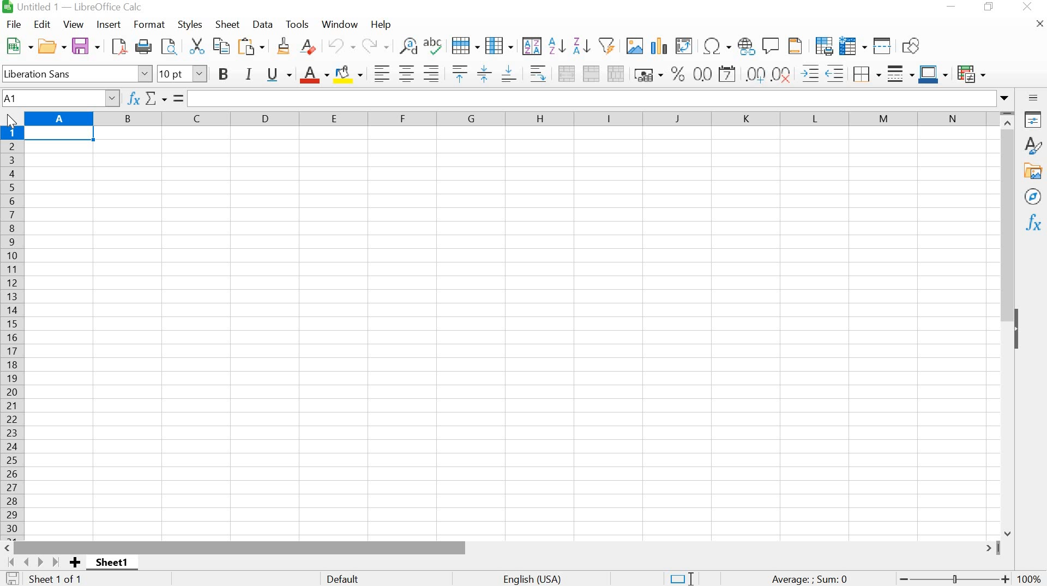  What do you see at coordinates (340, 46) in the screenshot?
I see `UNDO` at bounding box center [340, 46].